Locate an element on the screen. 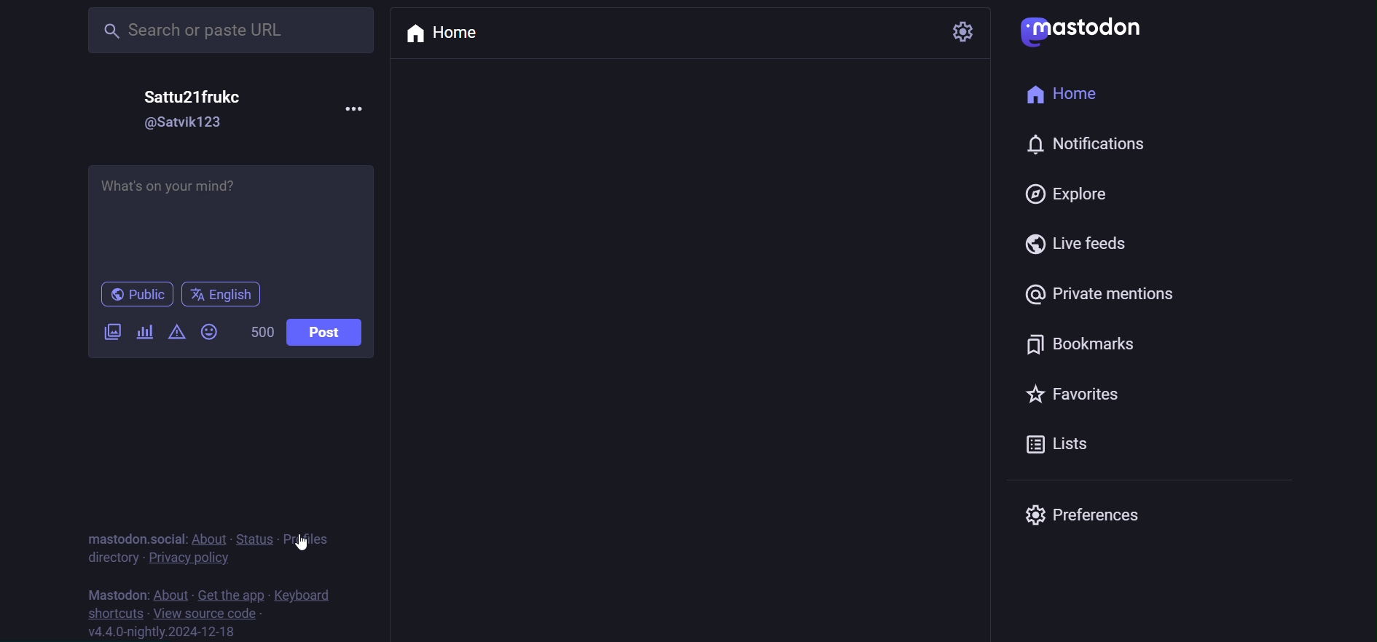 The width and height of the screenshot is (1377, 642). private mention is located at coordinates (1098, 296).